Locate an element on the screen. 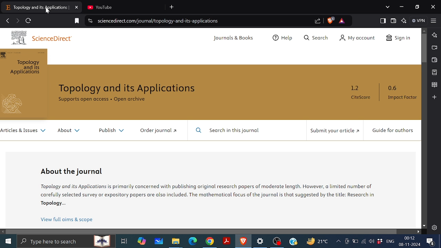  Whiteboard is located at coordinates (159, 241).